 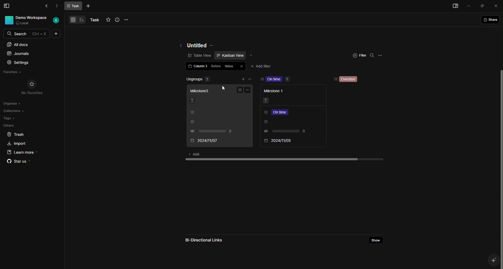 I want to click on Box, so click(x=483, y=6).